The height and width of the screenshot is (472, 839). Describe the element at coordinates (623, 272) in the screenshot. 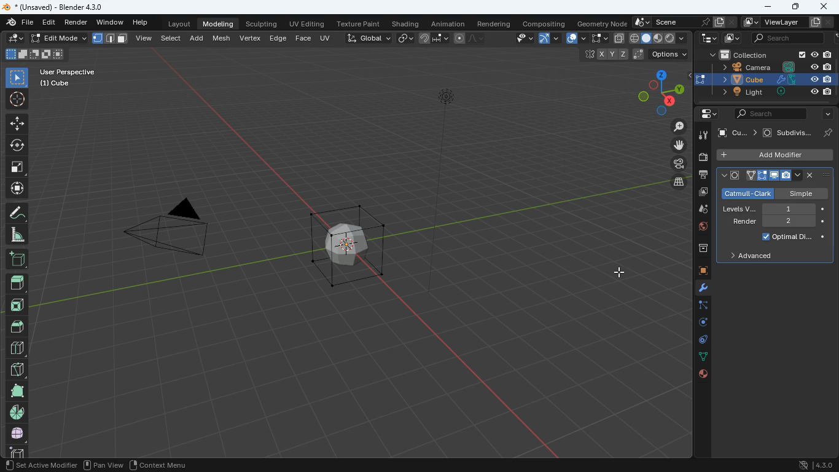

I see `cursor` at that location.